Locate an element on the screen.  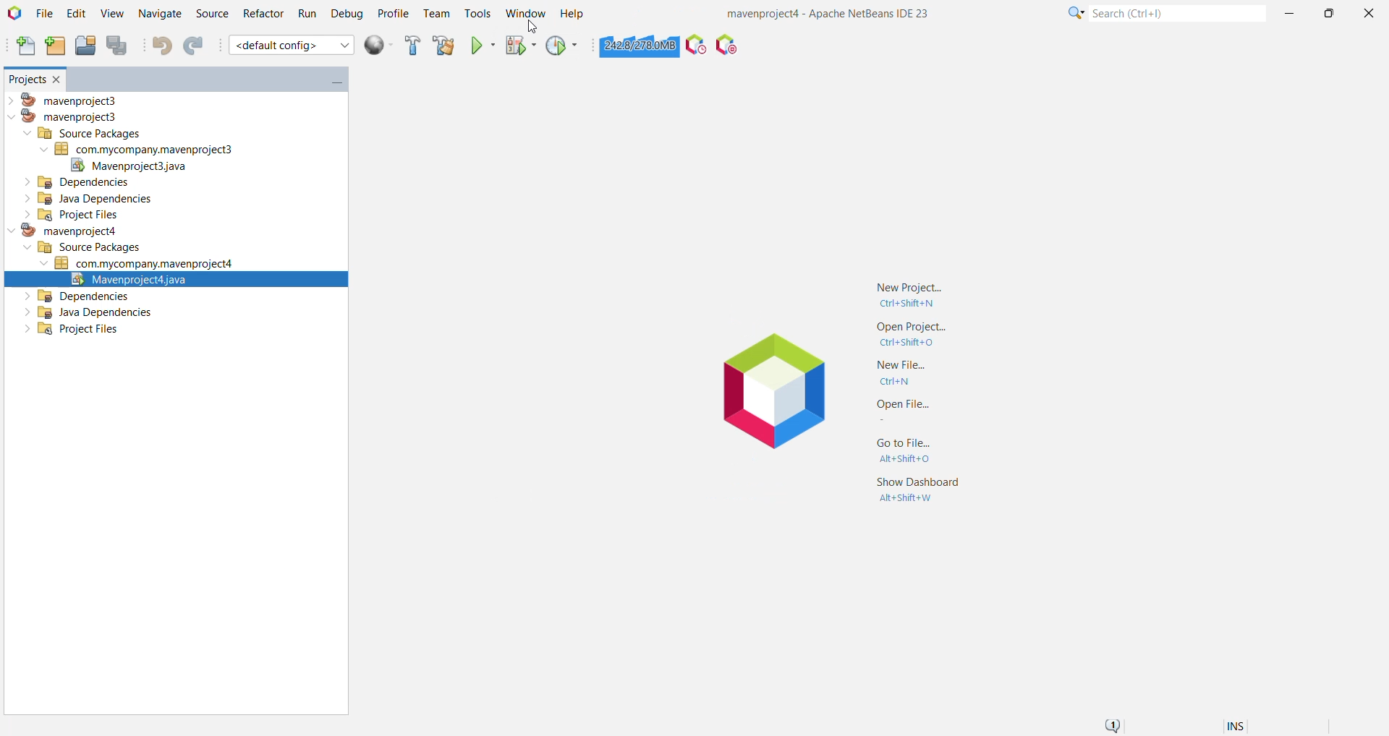
Source Packages is located at coordinates (84, 247).